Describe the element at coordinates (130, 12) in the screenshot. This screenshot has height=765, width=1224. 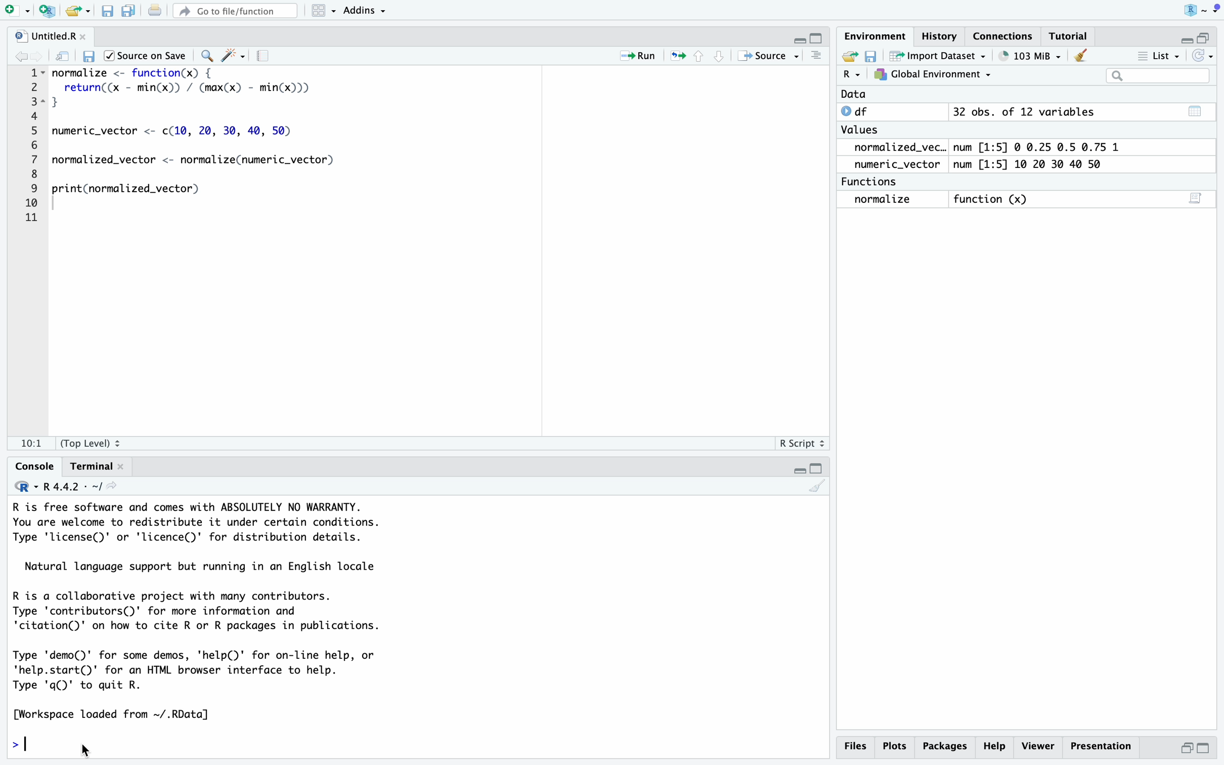
I see `Save all open documents (Ctrl + Alt + S)` at that location.